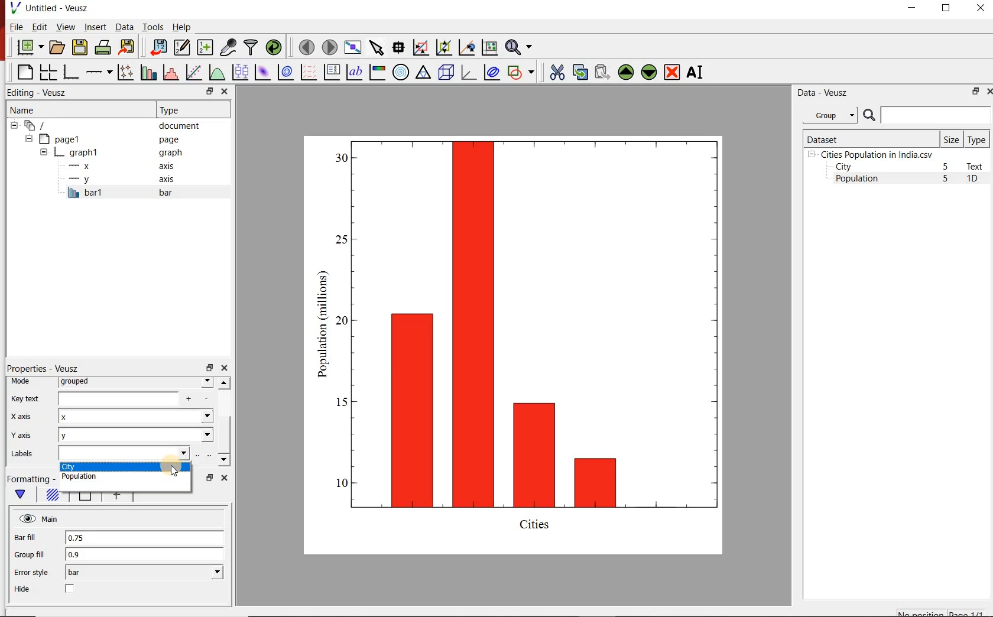 This screenshot has width=993, height=617. I want to click on move to the previous page, so click(305, 46).